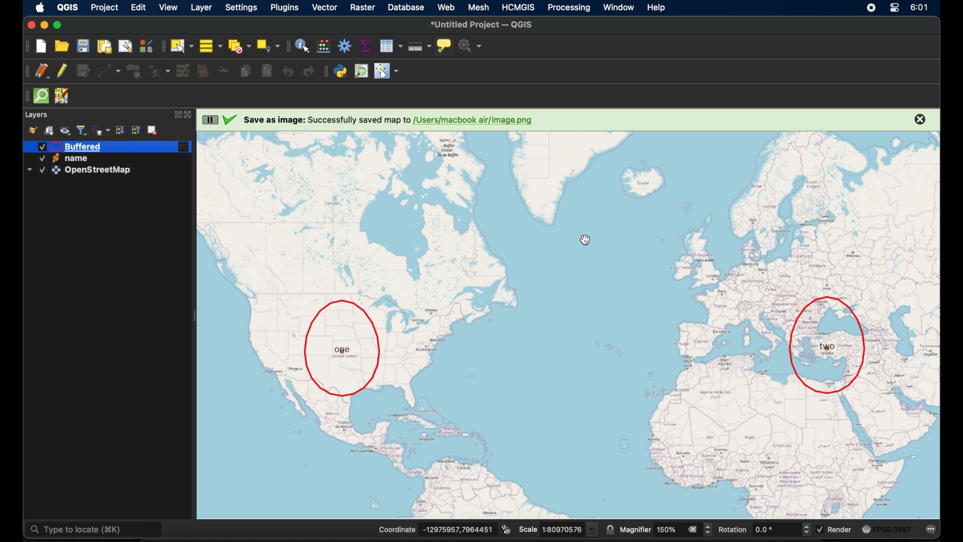 The width and height of the screenshot is (963, 542). What do you see at coordinates (931, 530) in the screenshot?
I see `messages` at bounding box center [931, 530].